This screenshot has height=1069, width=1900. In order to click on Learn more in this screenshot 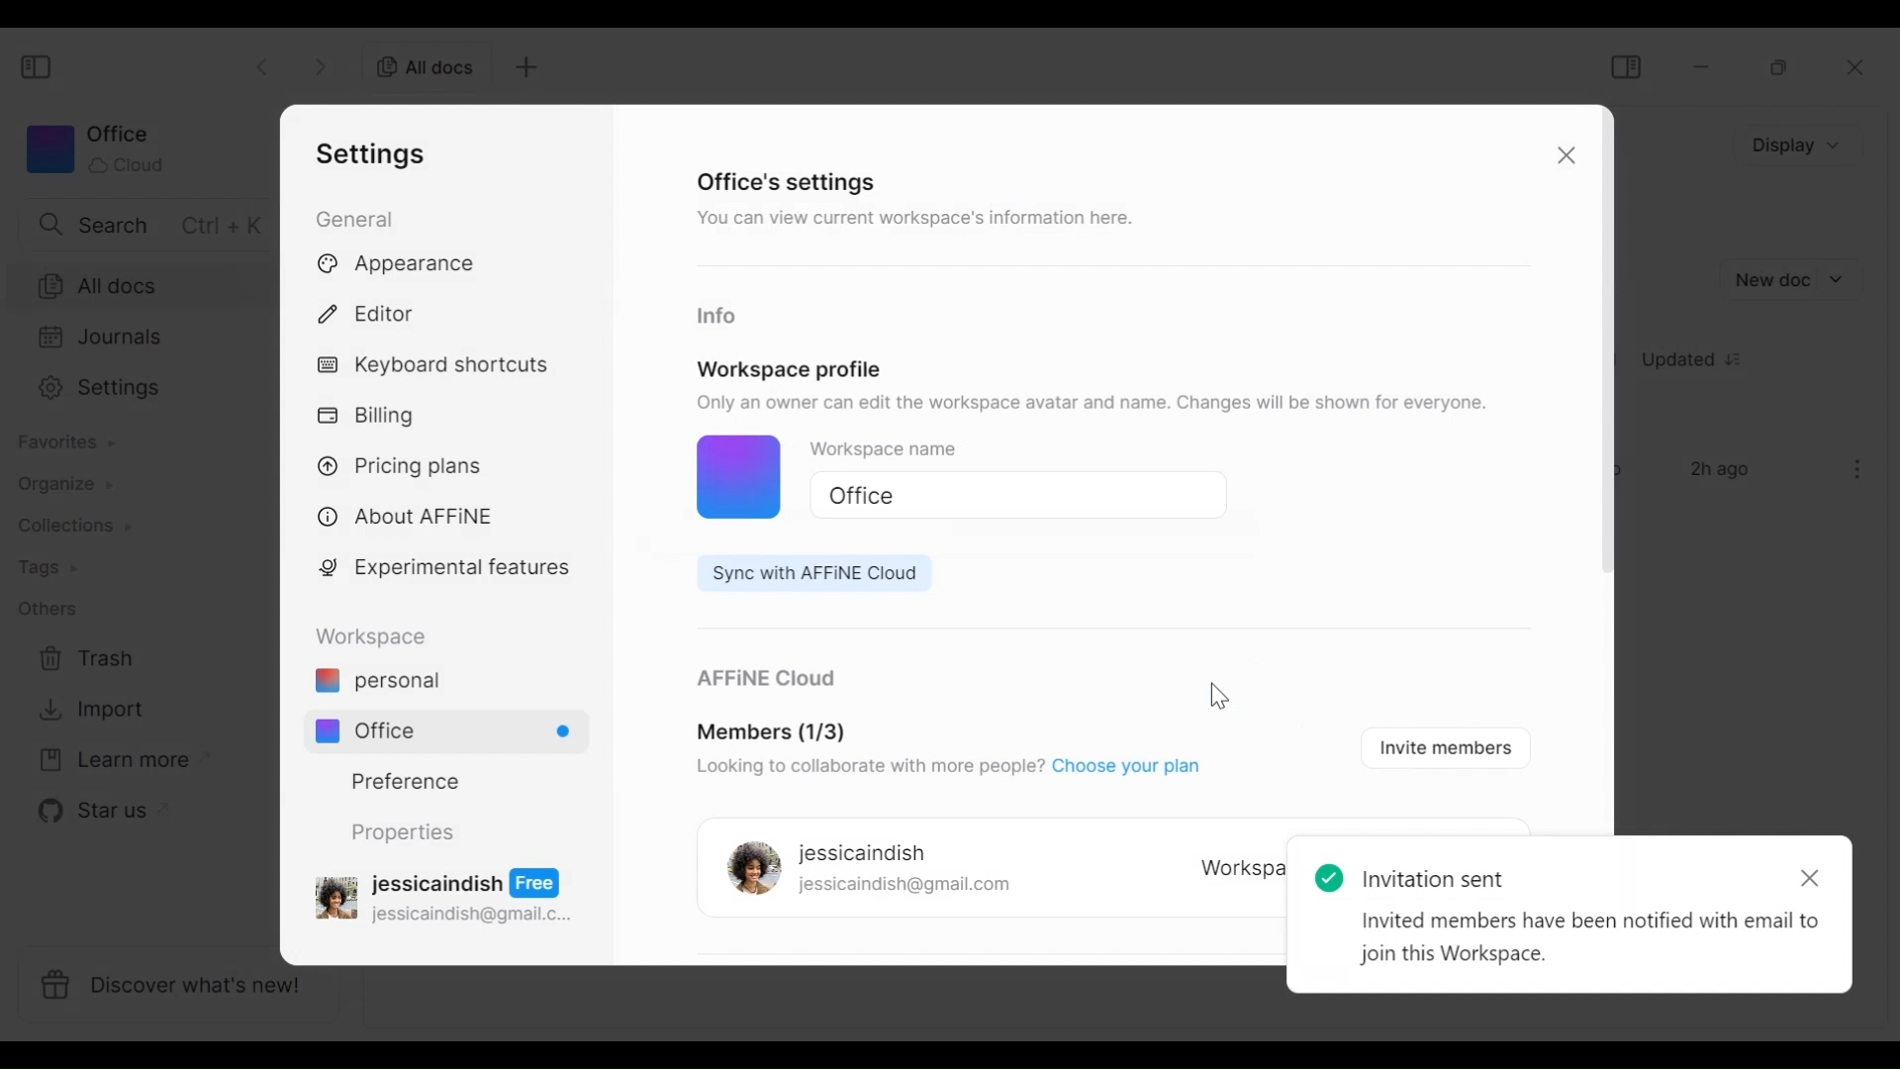, I will do `click(114, 761)`.